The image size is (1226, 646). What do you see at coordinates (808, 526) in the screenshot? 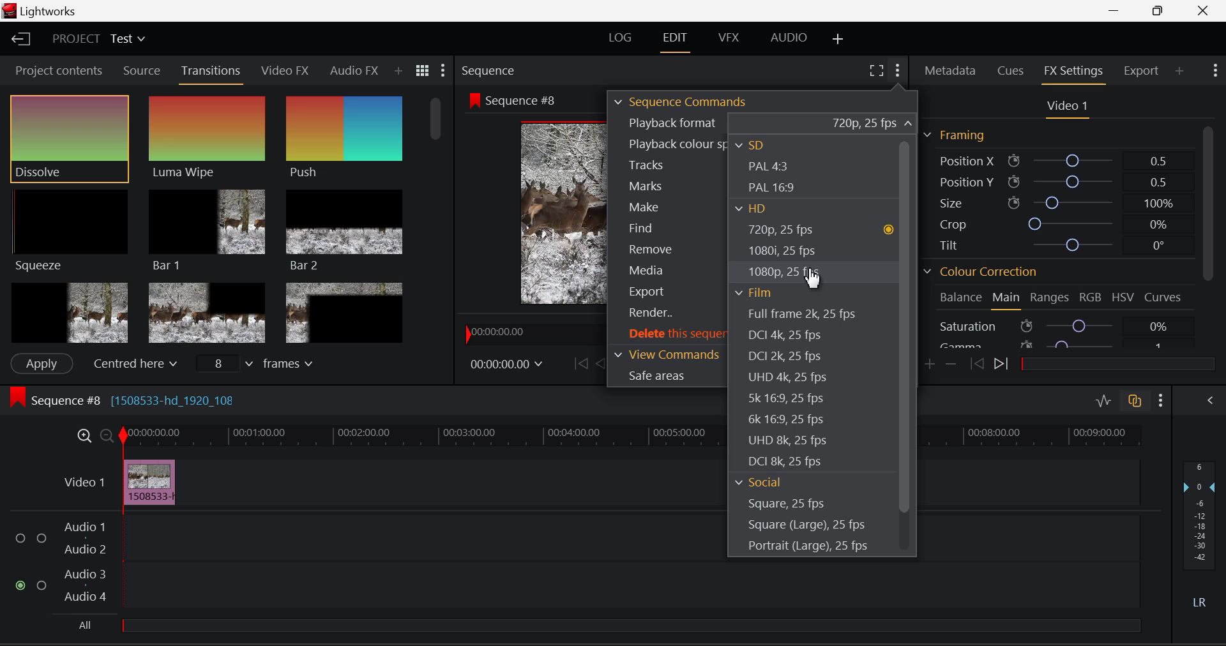
I see `Square (large)` at bounding box center [808, 526].